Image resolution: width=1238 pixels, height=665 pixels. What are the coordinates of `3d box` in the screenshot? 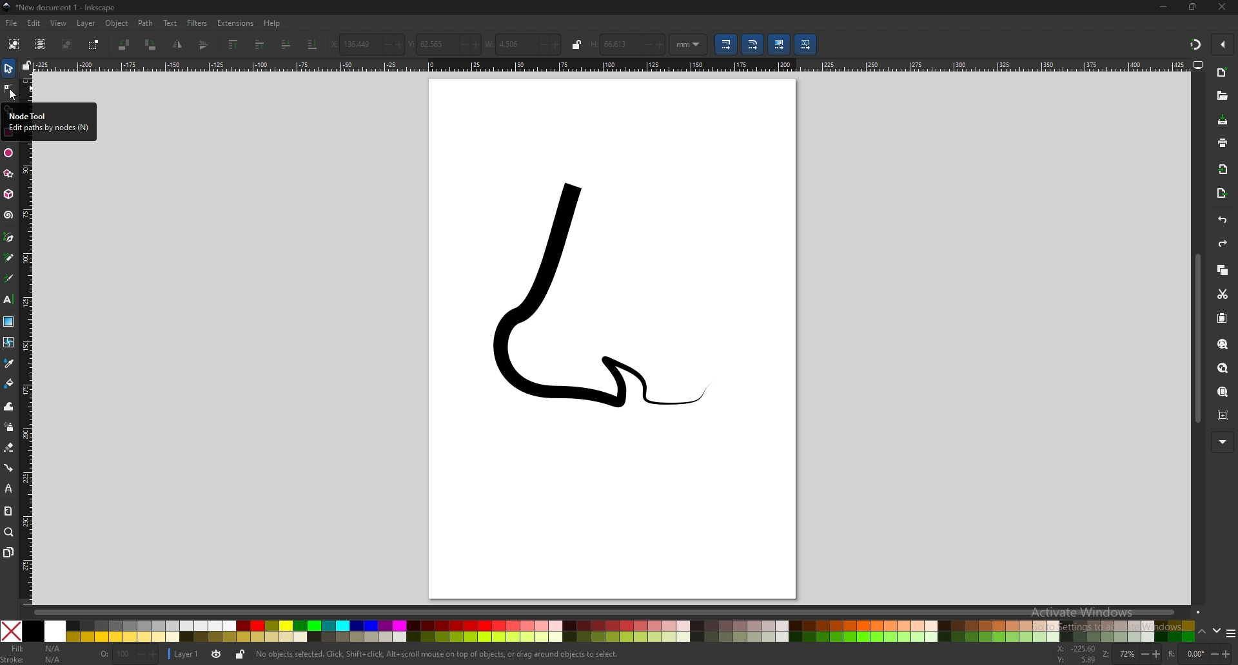 It's located at (8, 194).